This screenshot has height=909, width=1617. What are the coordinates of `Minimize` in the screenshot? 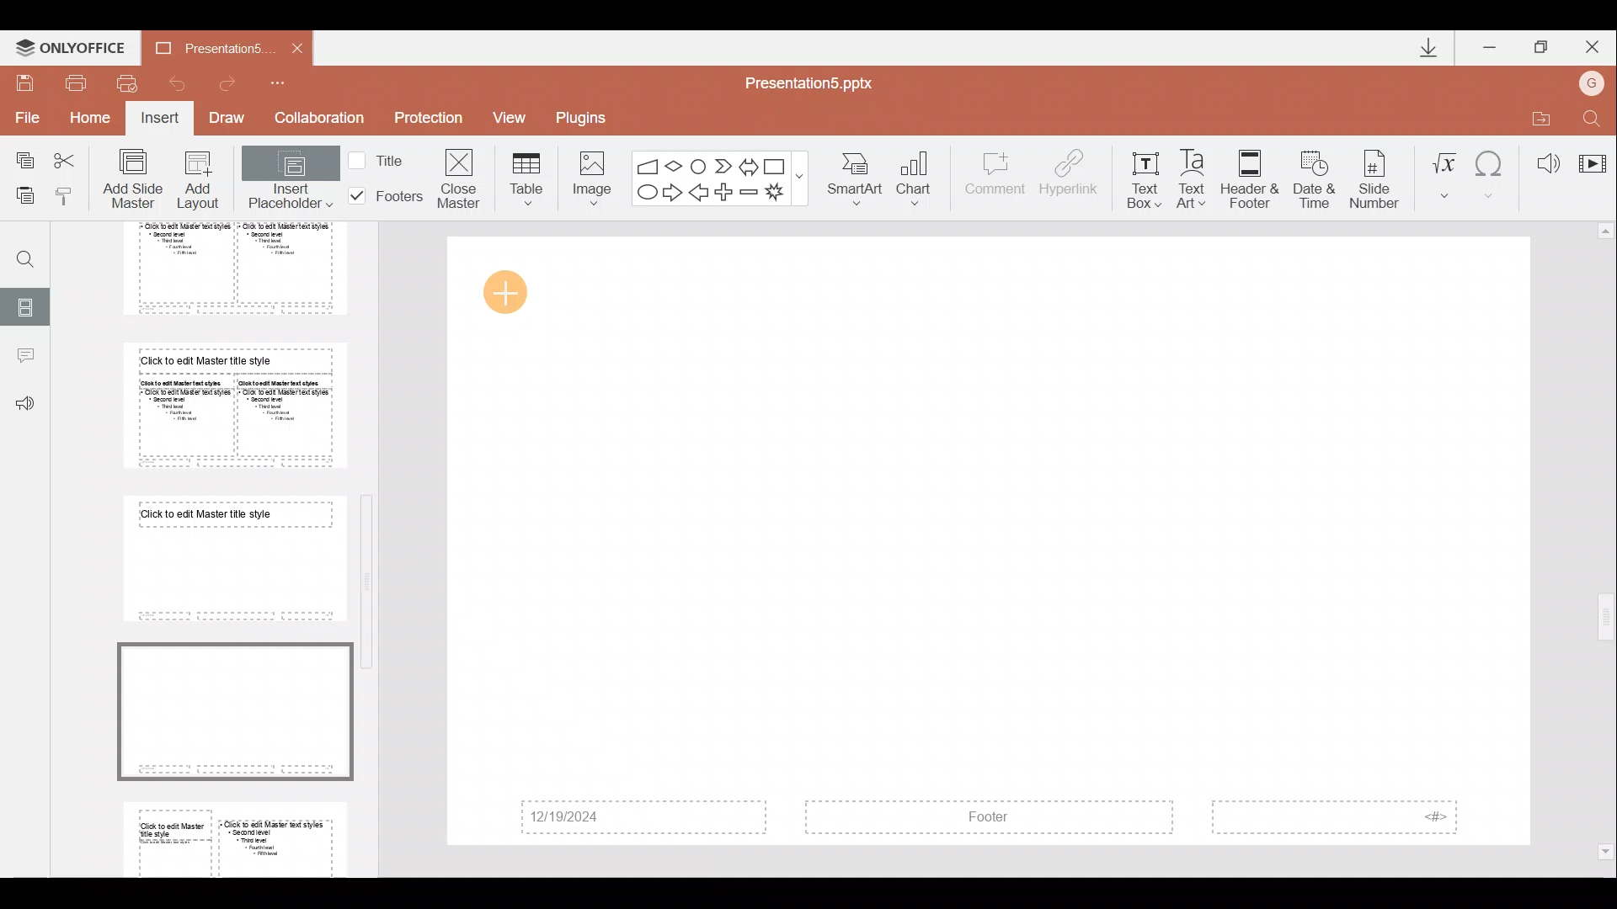 It's located at (1491, 44).